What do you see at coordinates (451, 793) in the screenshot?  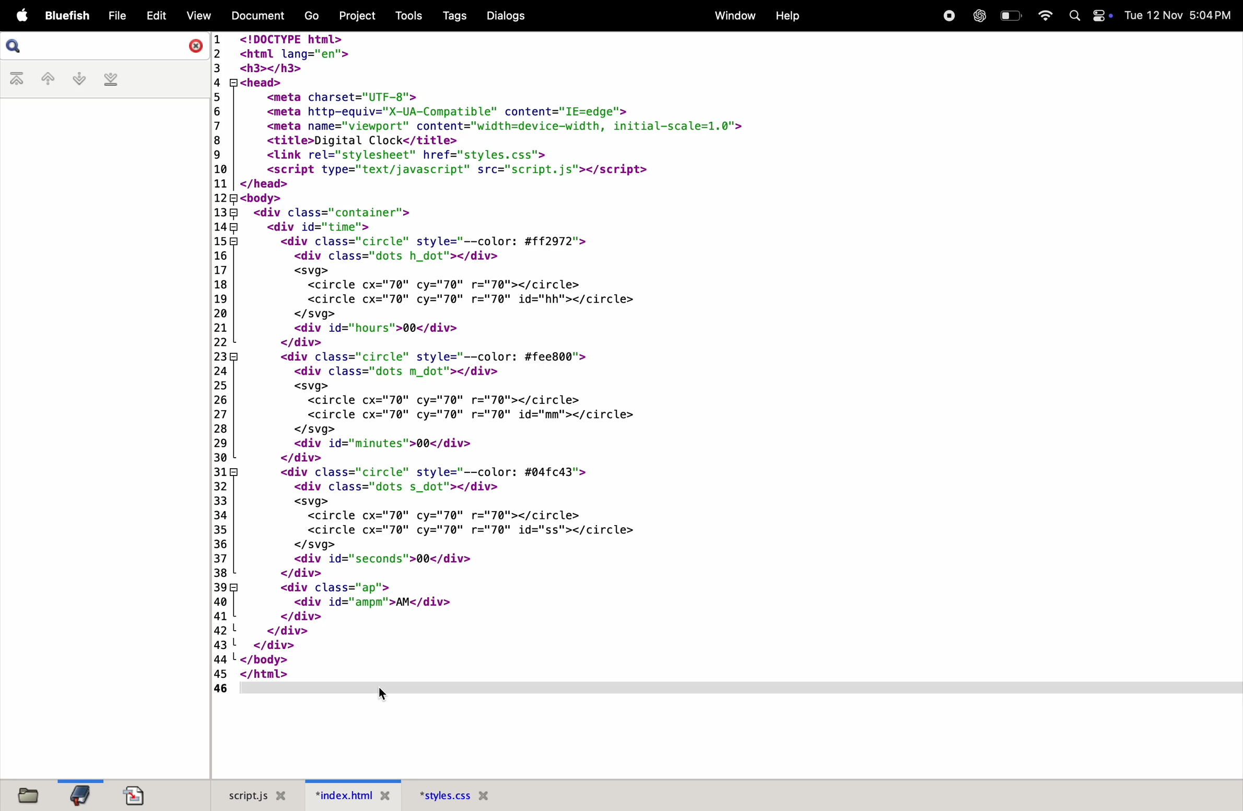 I see `style.css` at bounding box center [451, 793].